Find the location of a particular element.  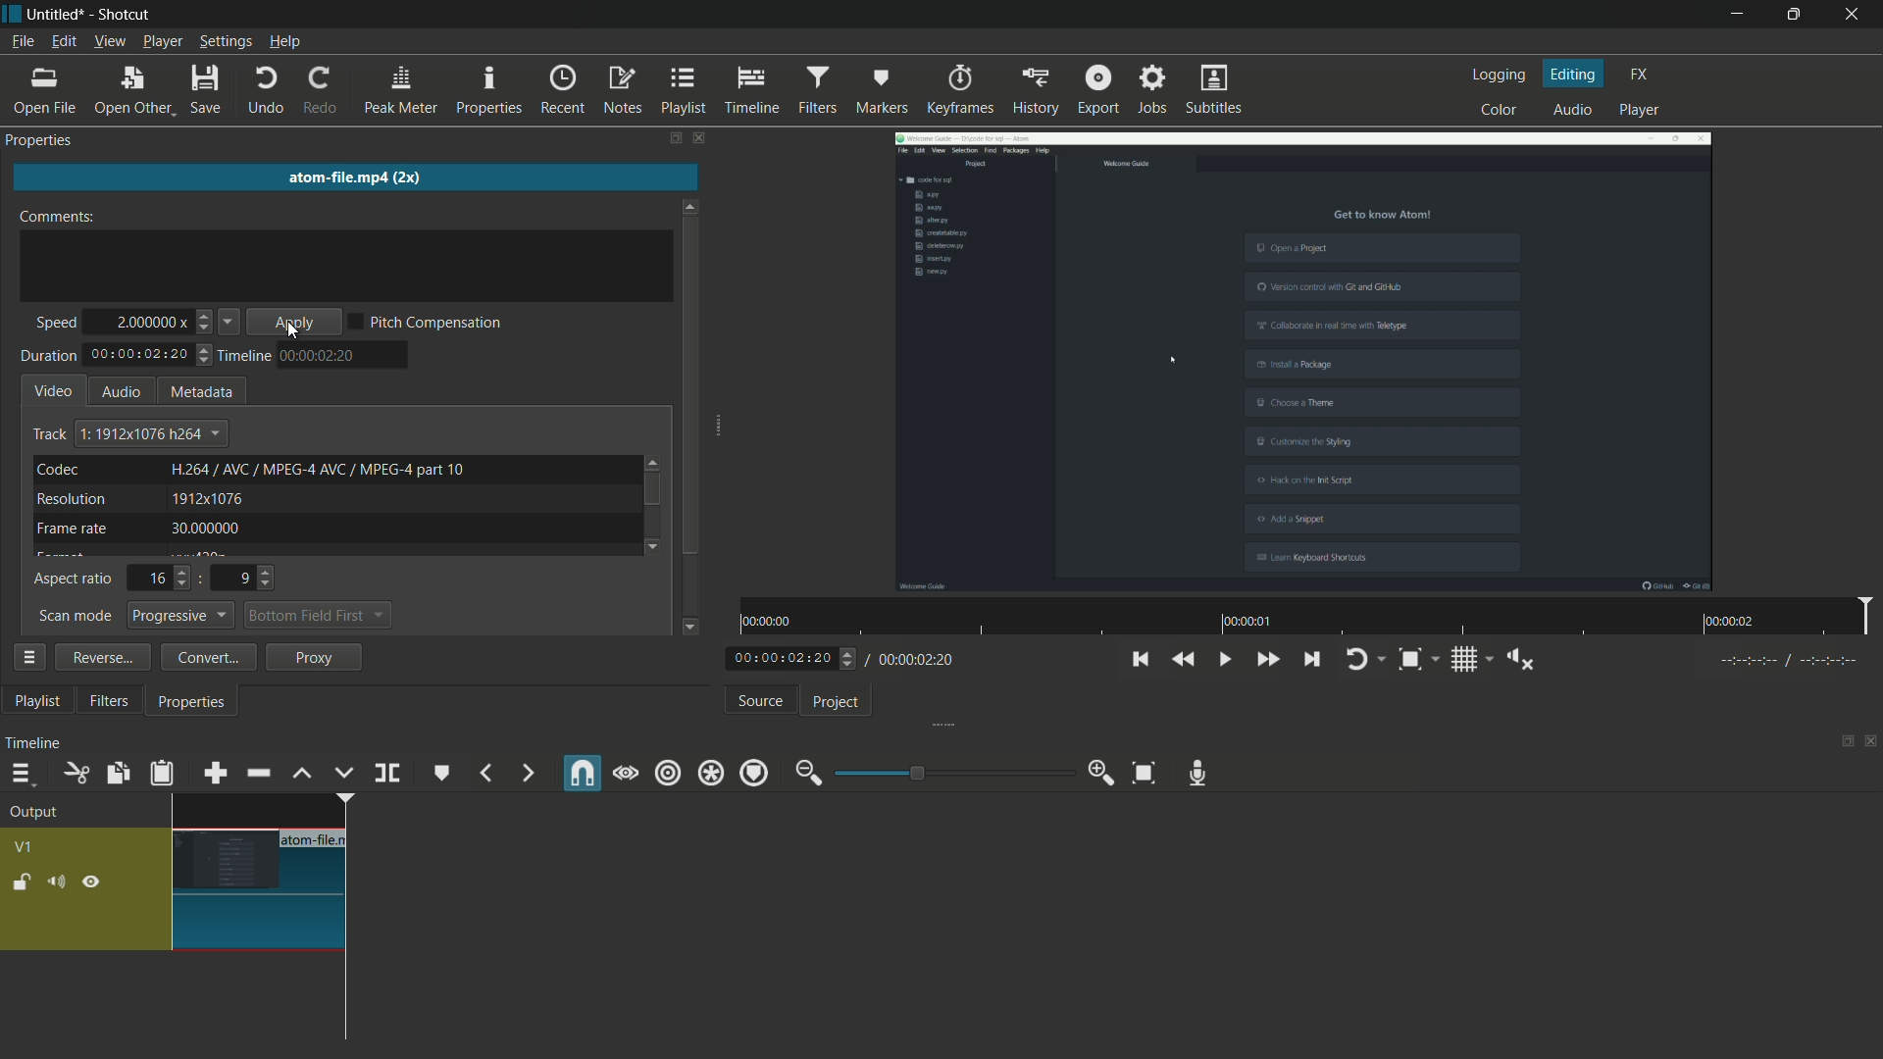

cursor is located at coordinates (296, 331).